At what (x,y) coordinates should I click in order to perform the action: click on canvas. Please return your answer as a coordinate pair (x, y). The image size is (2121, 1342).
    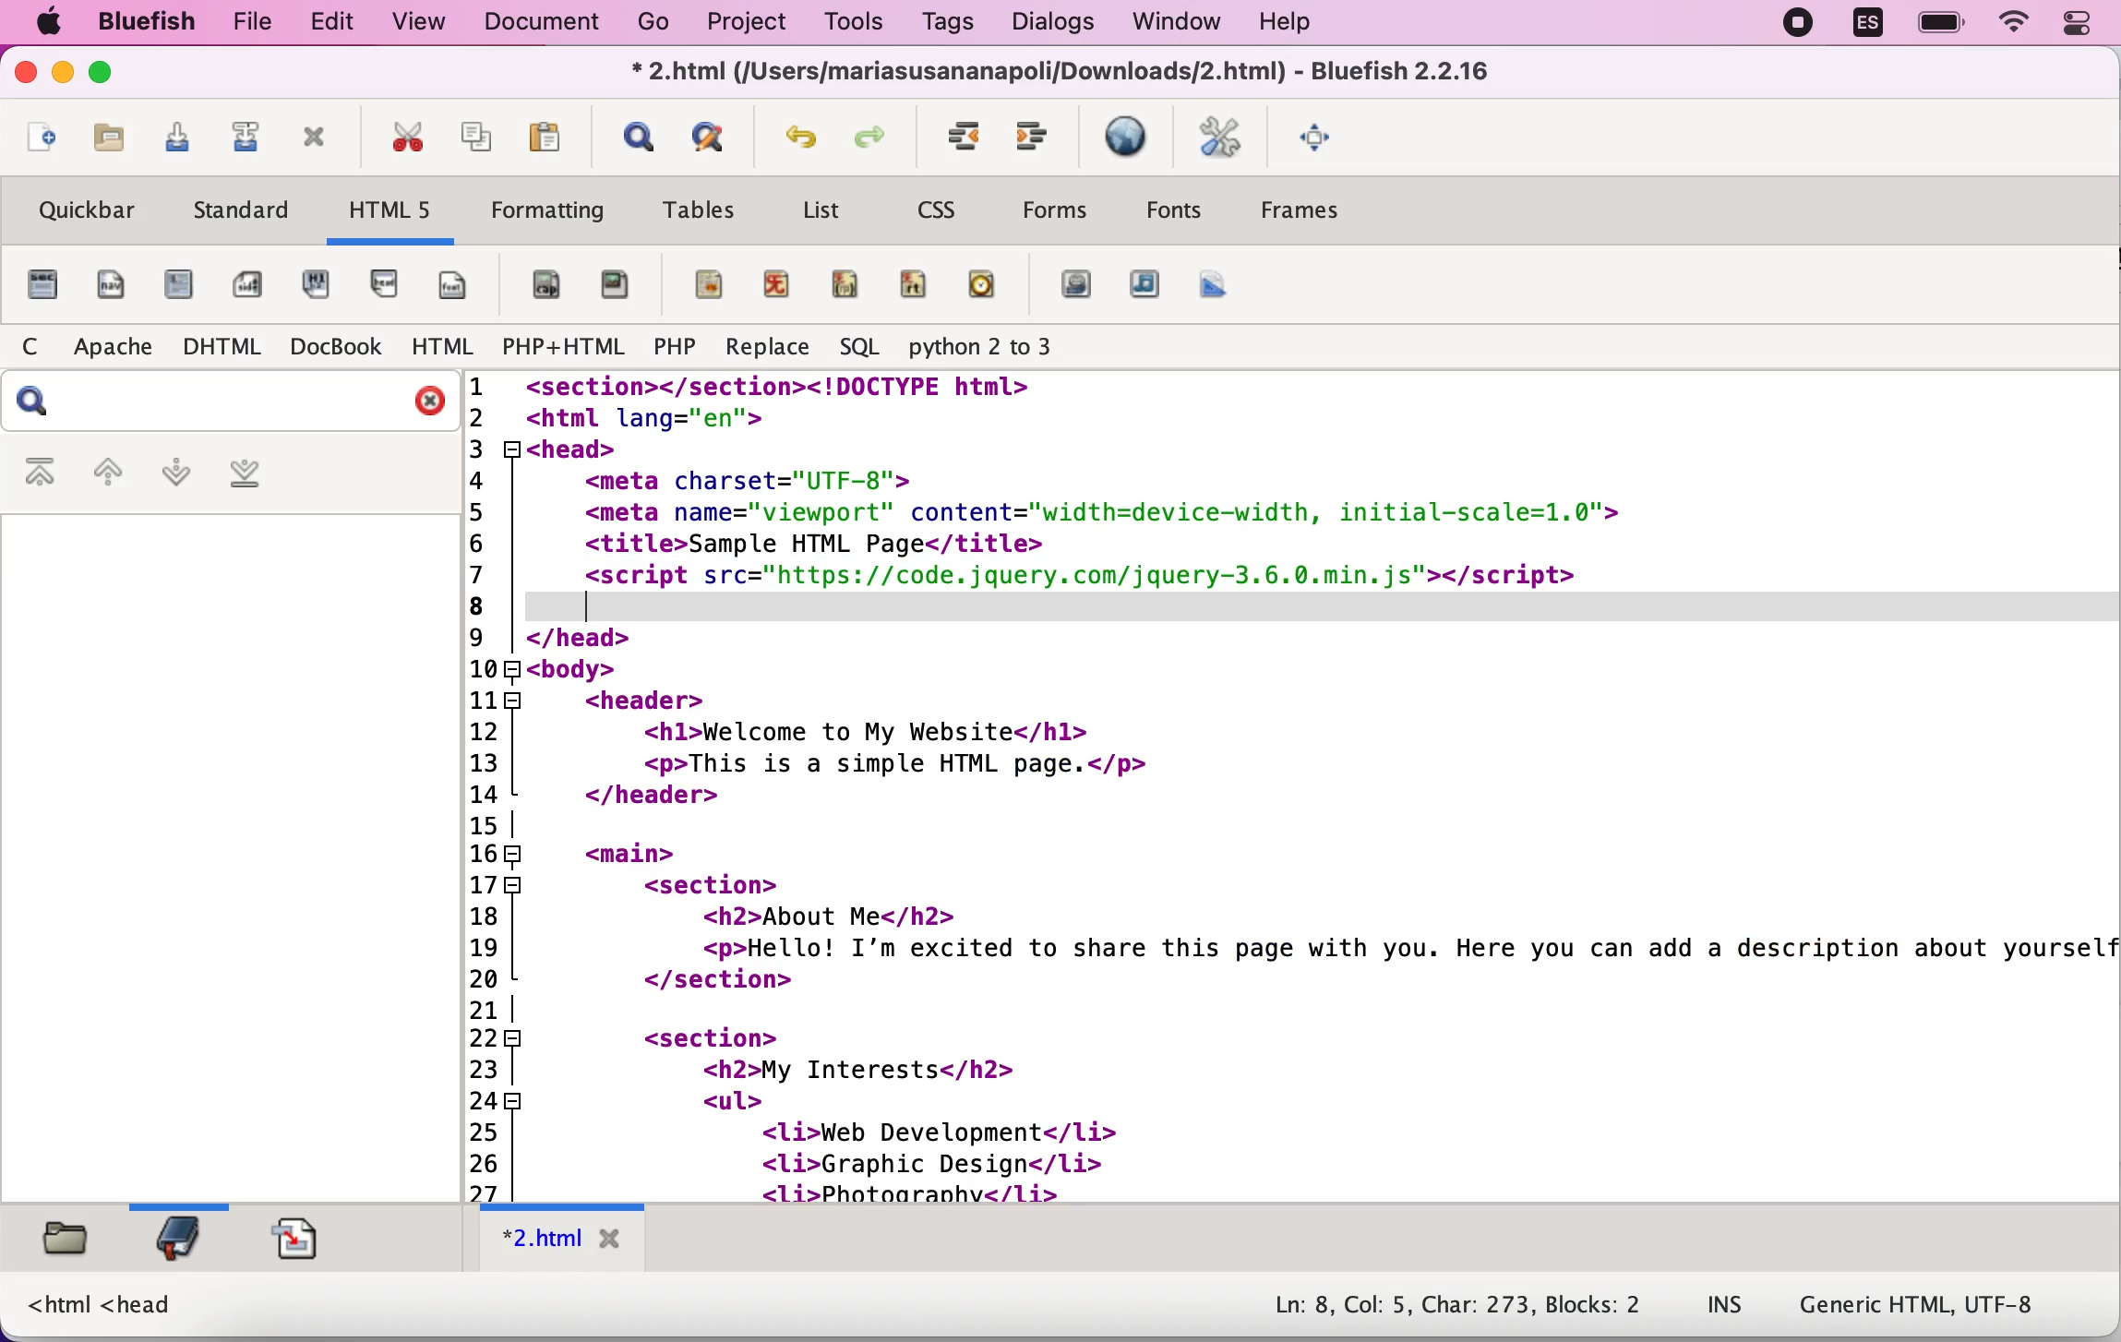
    Looking at the image, I should click on (1216, 285).